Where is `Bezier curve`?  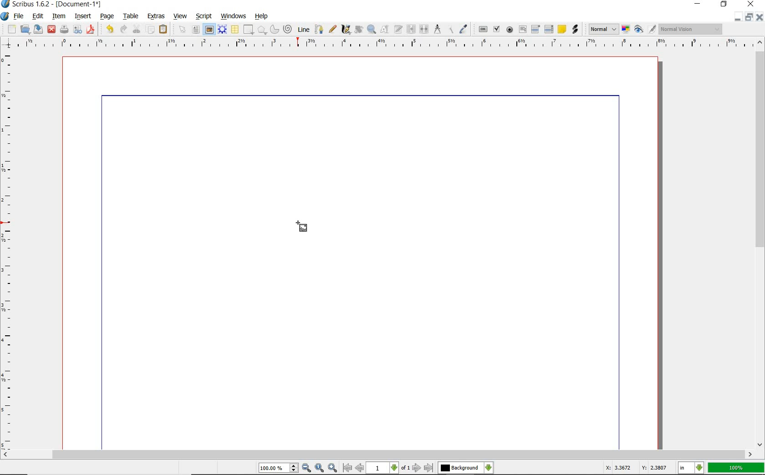 Bezier curve is located at coordinates (319, 29).